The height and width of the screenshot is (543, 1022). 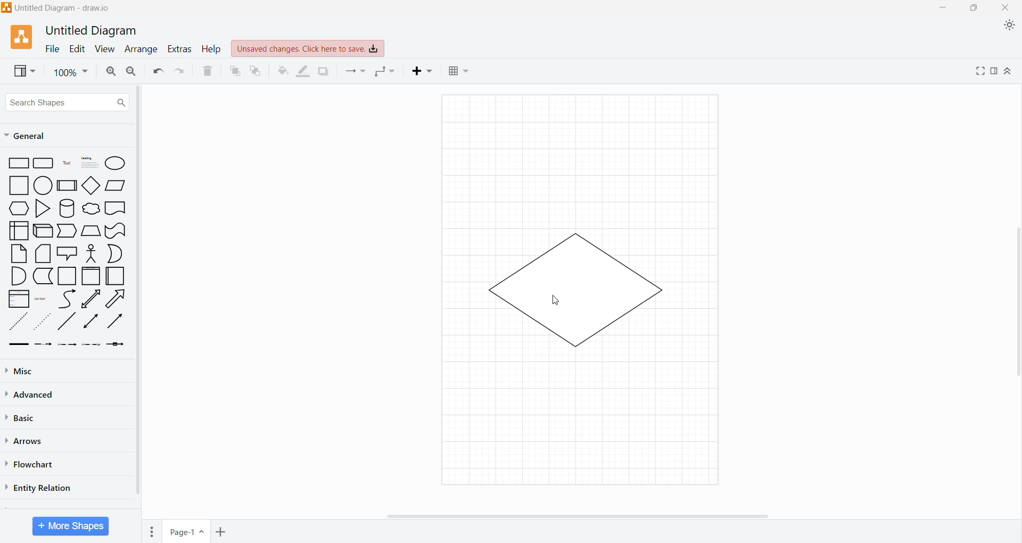 I want to click on Close, so click(x=1007, y=8).